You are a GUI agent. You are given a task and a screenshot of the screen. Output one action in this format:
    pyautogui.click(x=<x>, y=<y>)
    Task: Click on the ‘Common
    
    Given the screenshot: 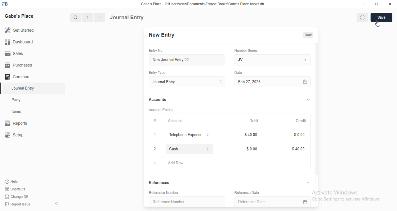 What is the action you would take?
    pyautogui.click(x=18, y=76)
    